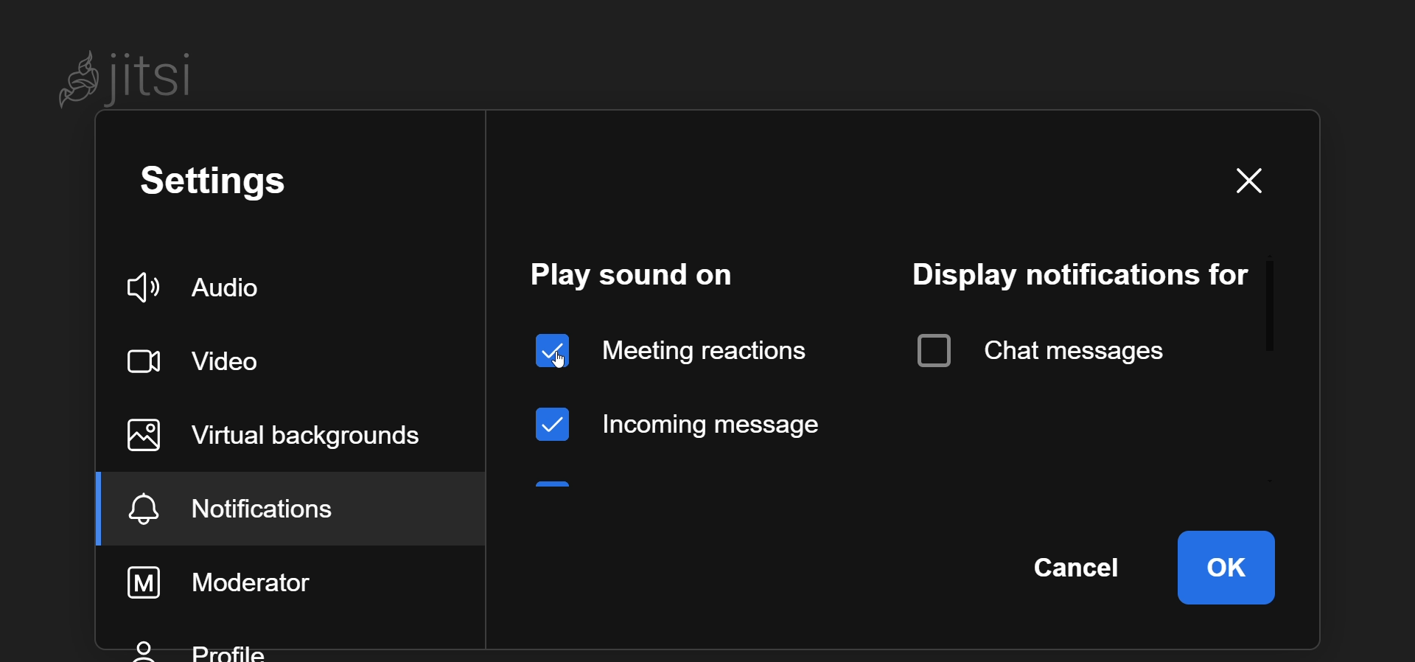 The height and width of the screenshot is (662, 1415). I want to click on video, so click(212, 362).